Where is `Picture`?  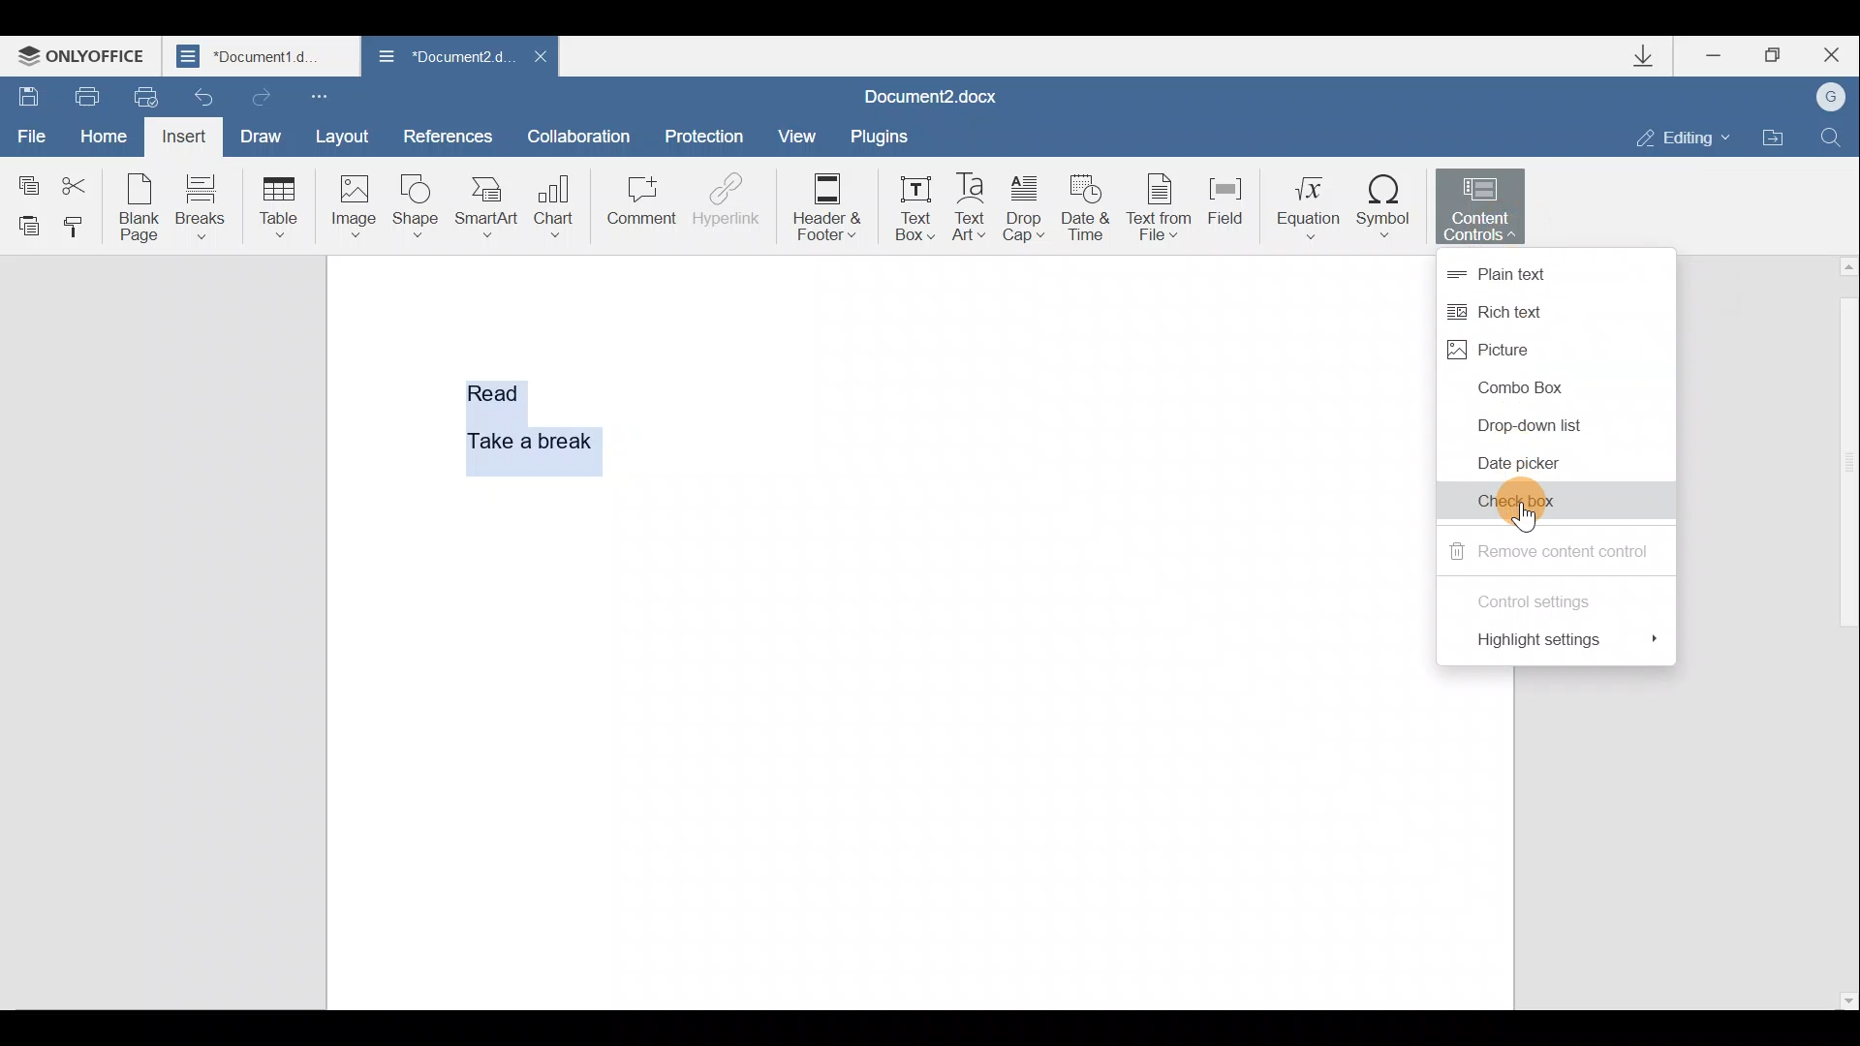
Picture is located at coordinates (1525, 349).